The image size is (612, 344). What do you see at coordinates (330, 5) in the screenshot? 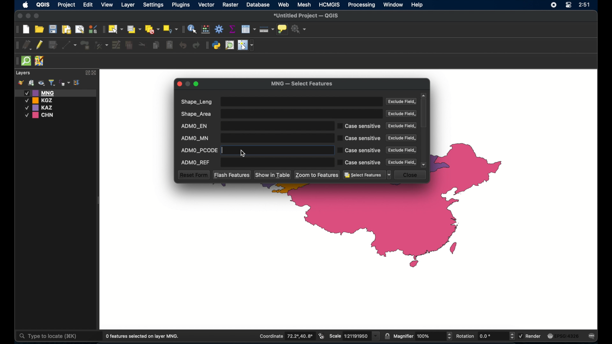
I see `HCMGIS` at bounding box center [330, 5].